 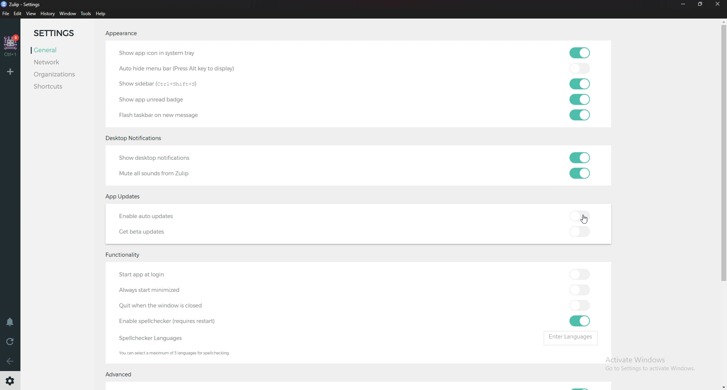 I want to click on History, so click(x=48, y=14).